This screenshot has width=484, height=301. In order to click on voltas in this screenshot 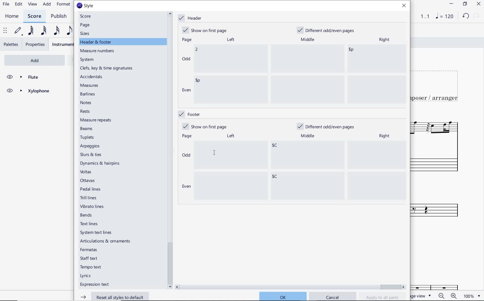, I will do `click(86, 172)`.